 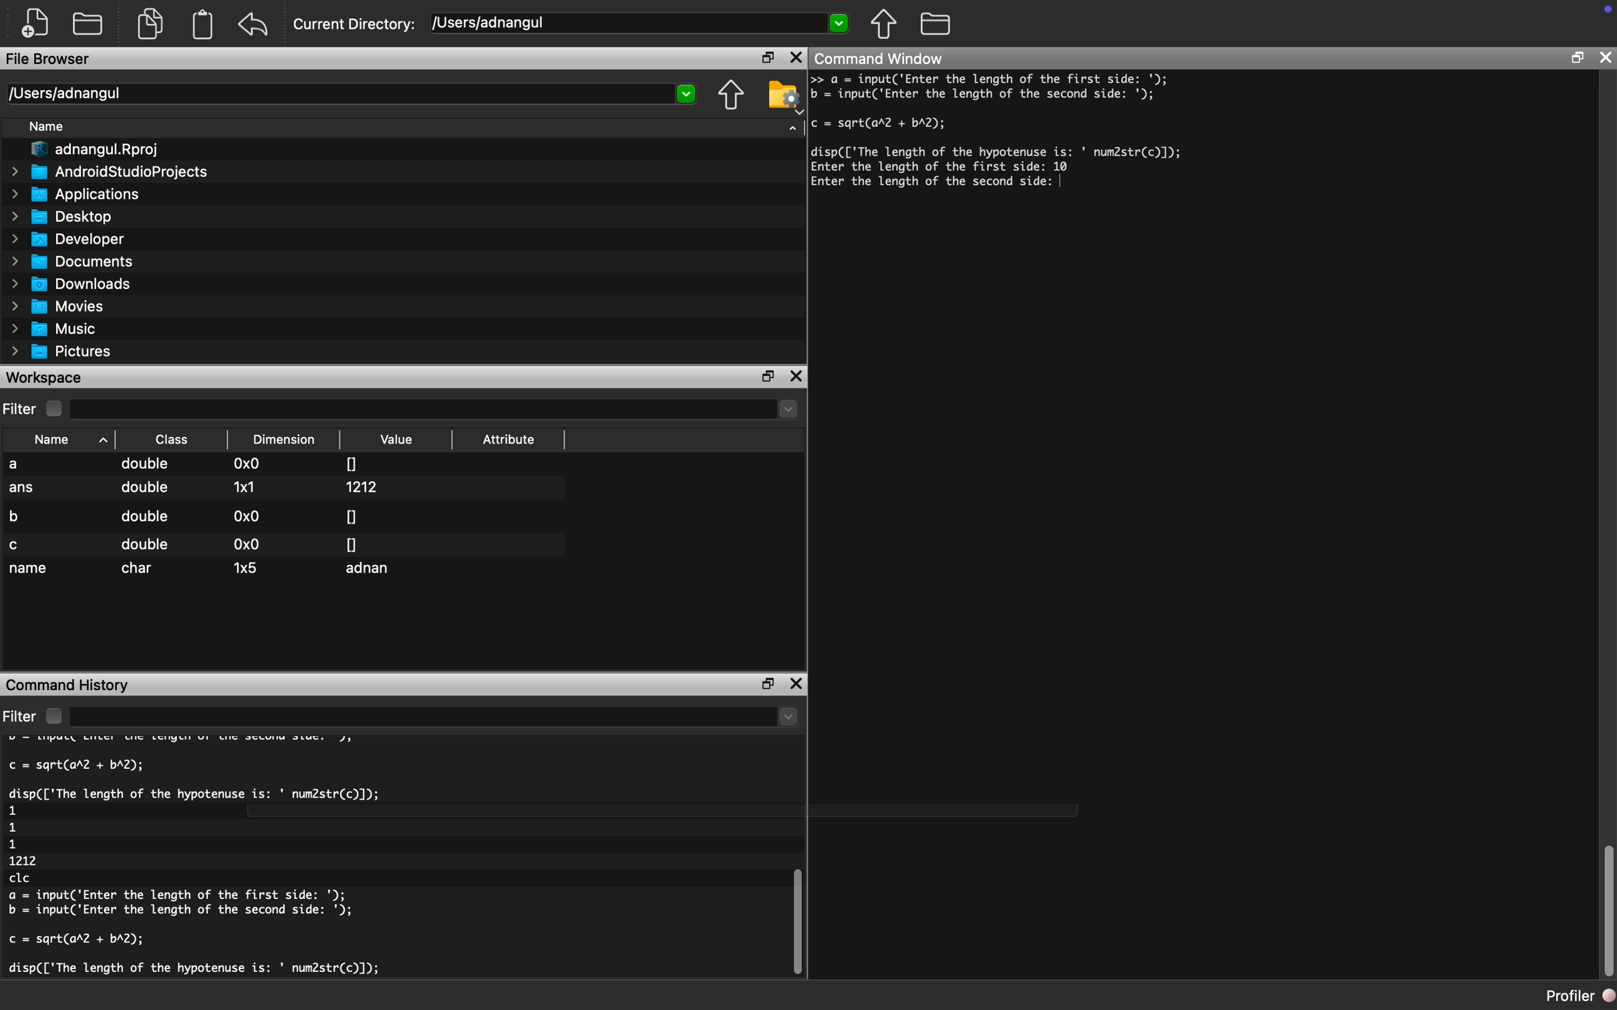 I want to click on folder settings, so click(x=784, y=95).